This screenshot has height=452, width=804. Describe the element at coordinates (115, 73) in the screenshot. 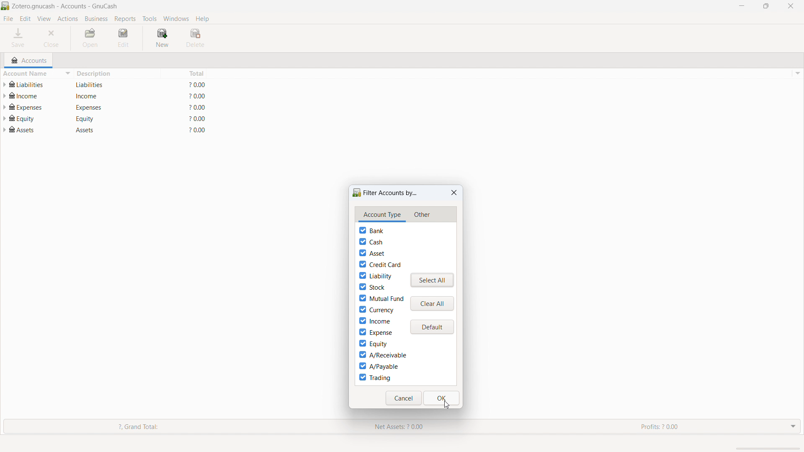

I see `description` at that location.